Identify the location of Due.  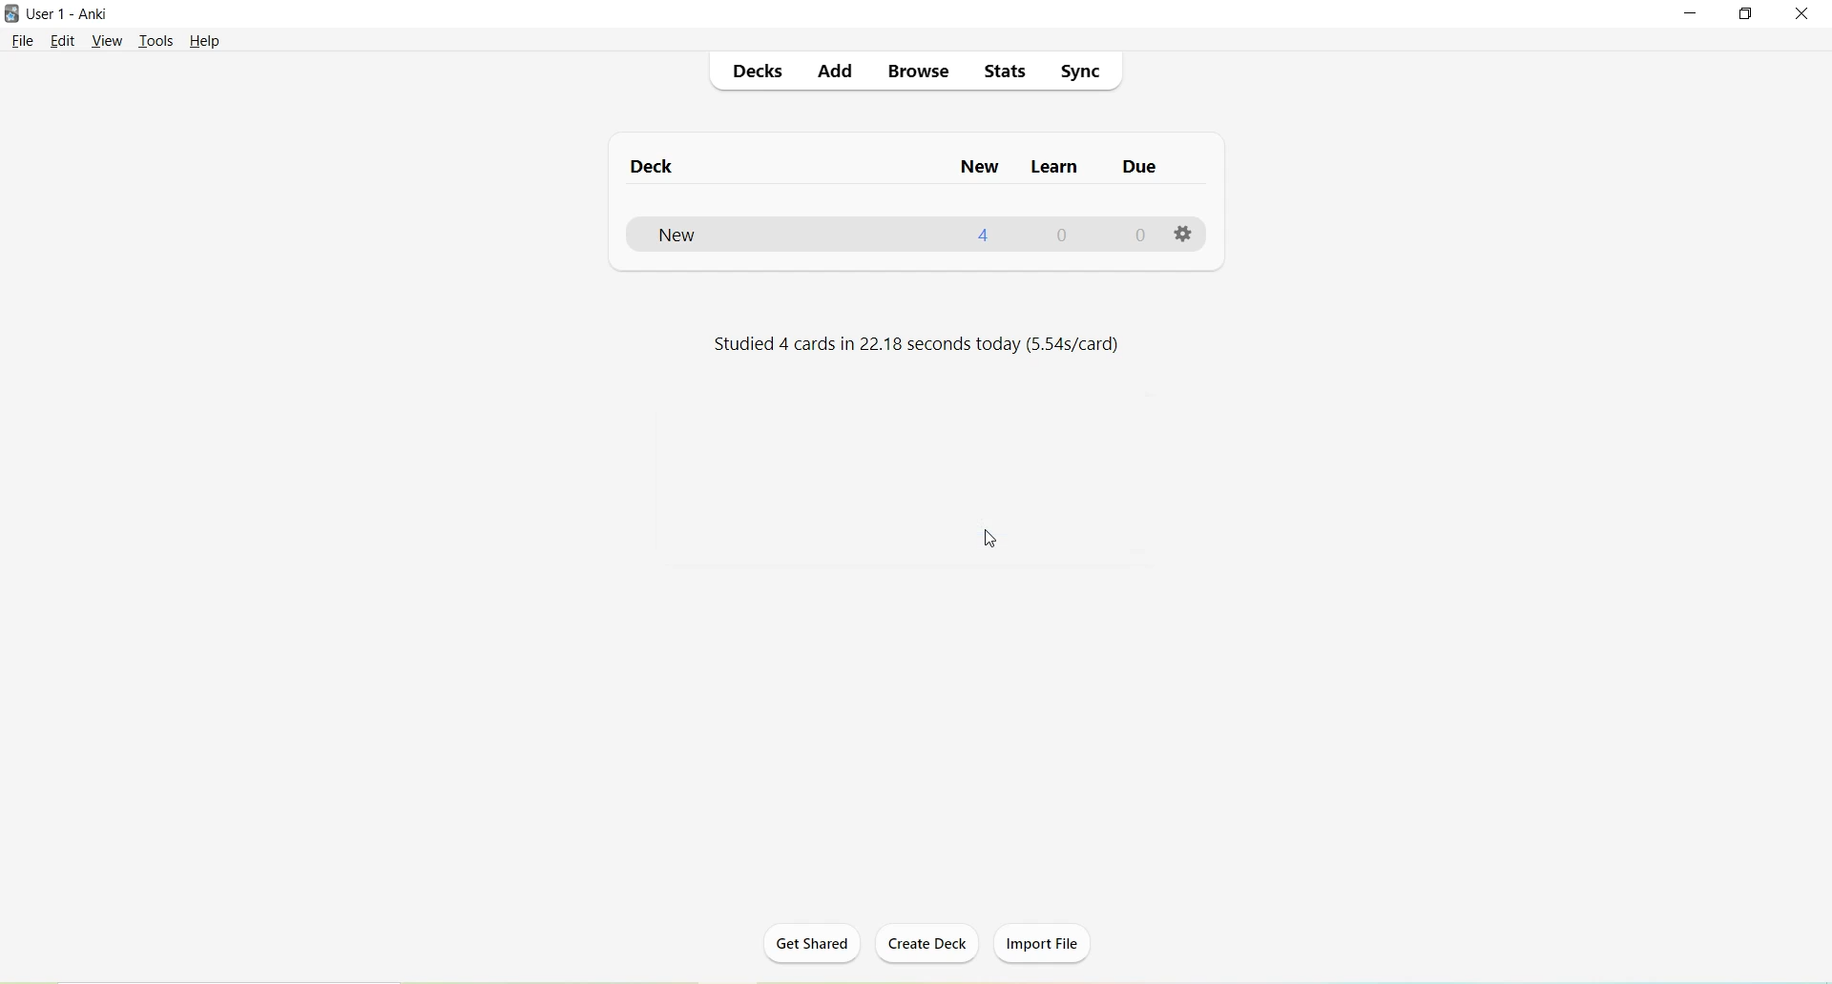
(1136, 170).